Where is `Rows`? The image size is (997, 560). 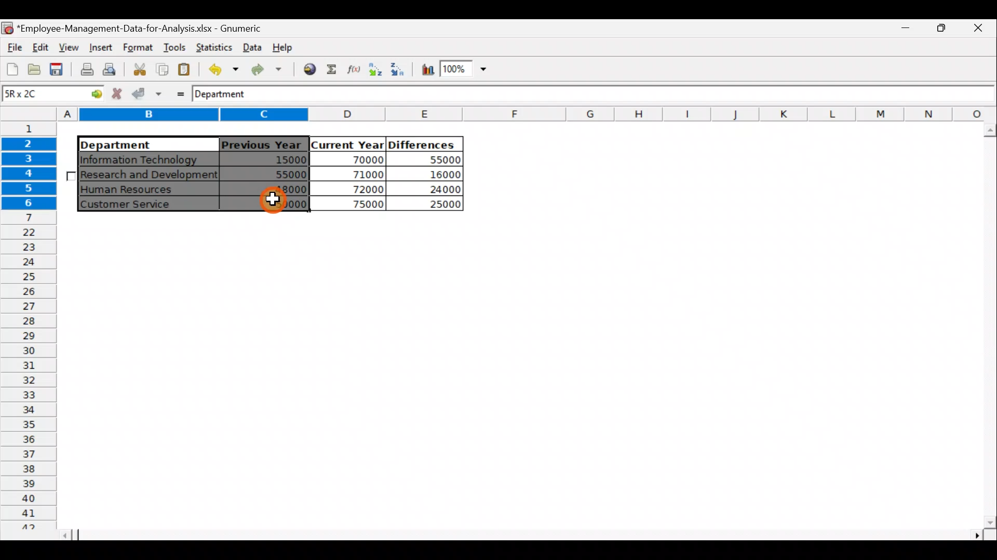
Rows is located at coordinates (31, 325).